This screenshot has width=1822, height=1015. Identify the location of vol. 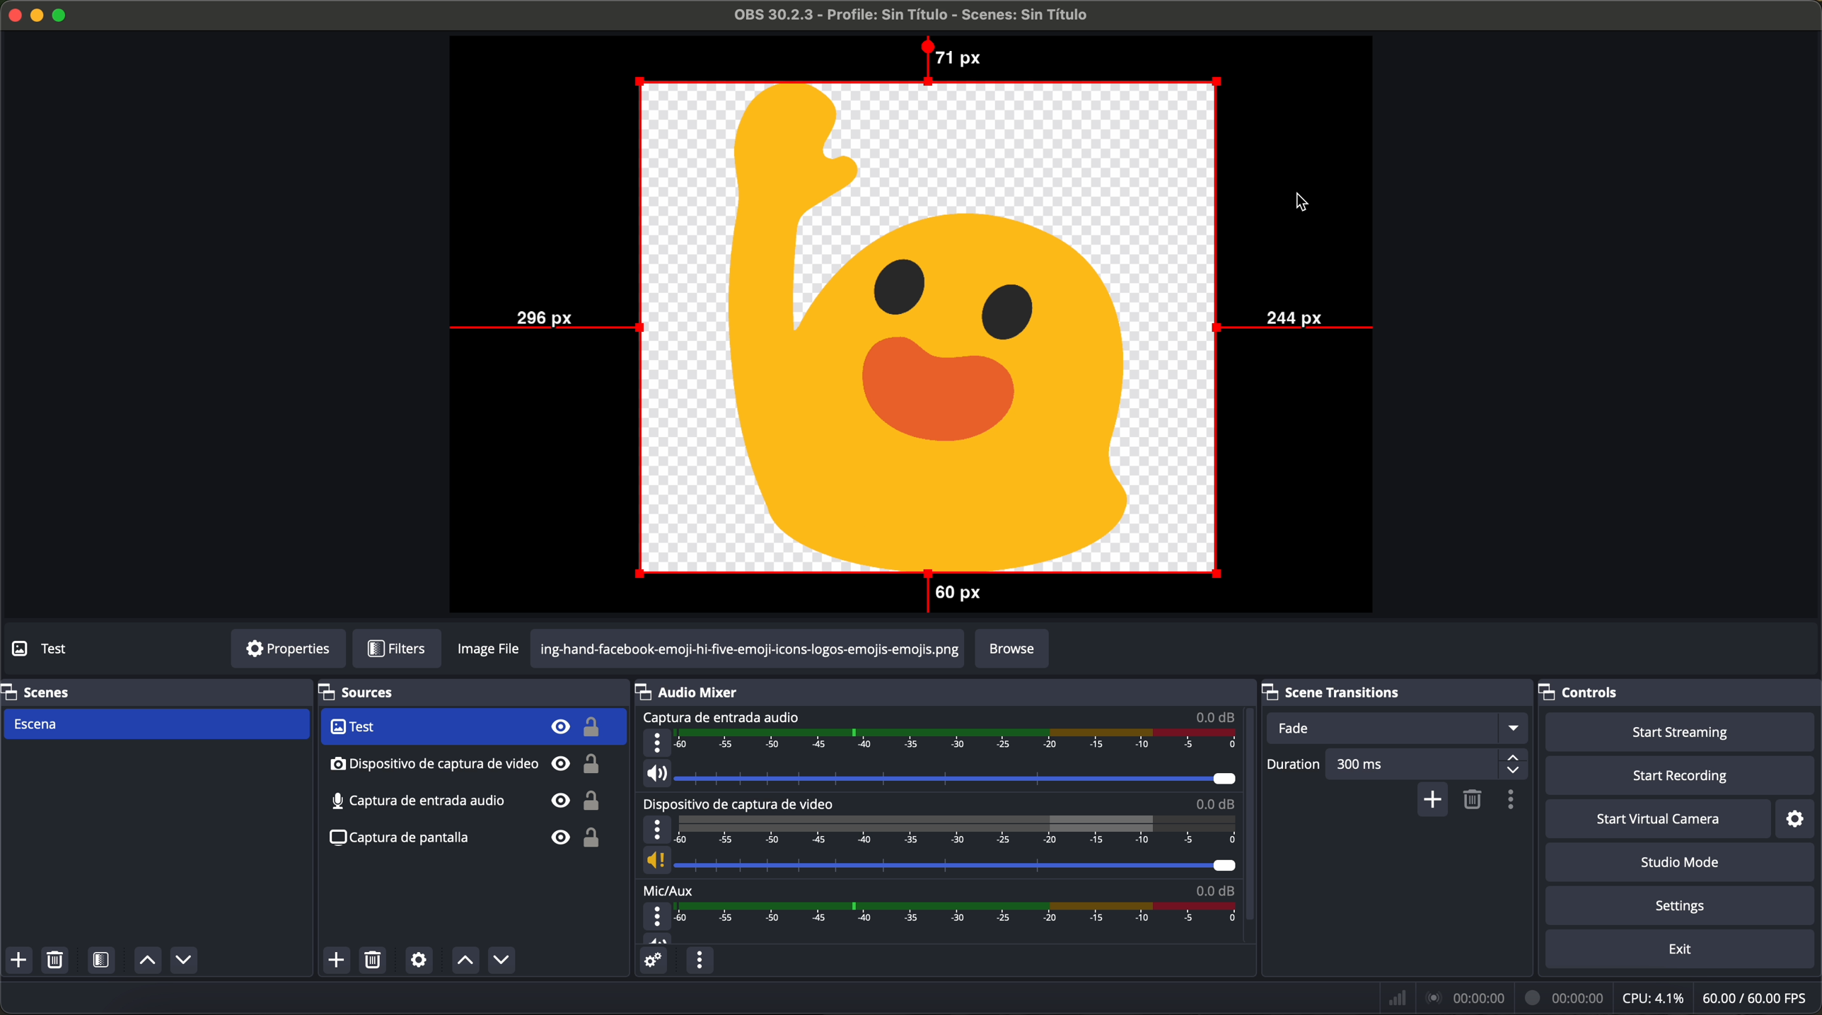
(658, 938).